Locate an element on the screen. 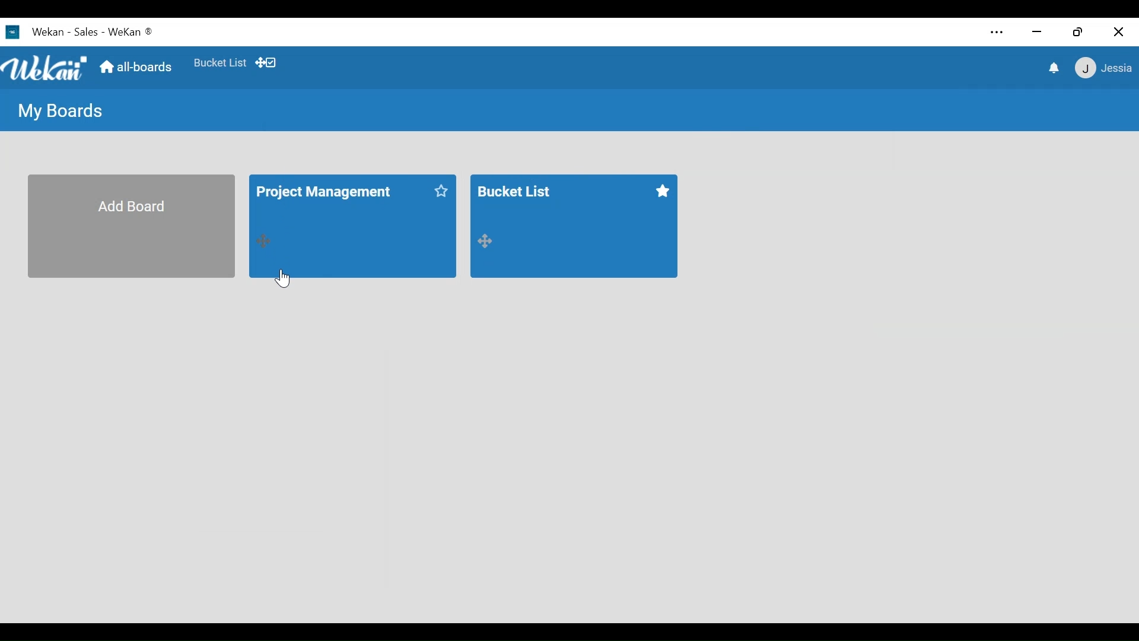  Close is located at coordinates (1119, 31).